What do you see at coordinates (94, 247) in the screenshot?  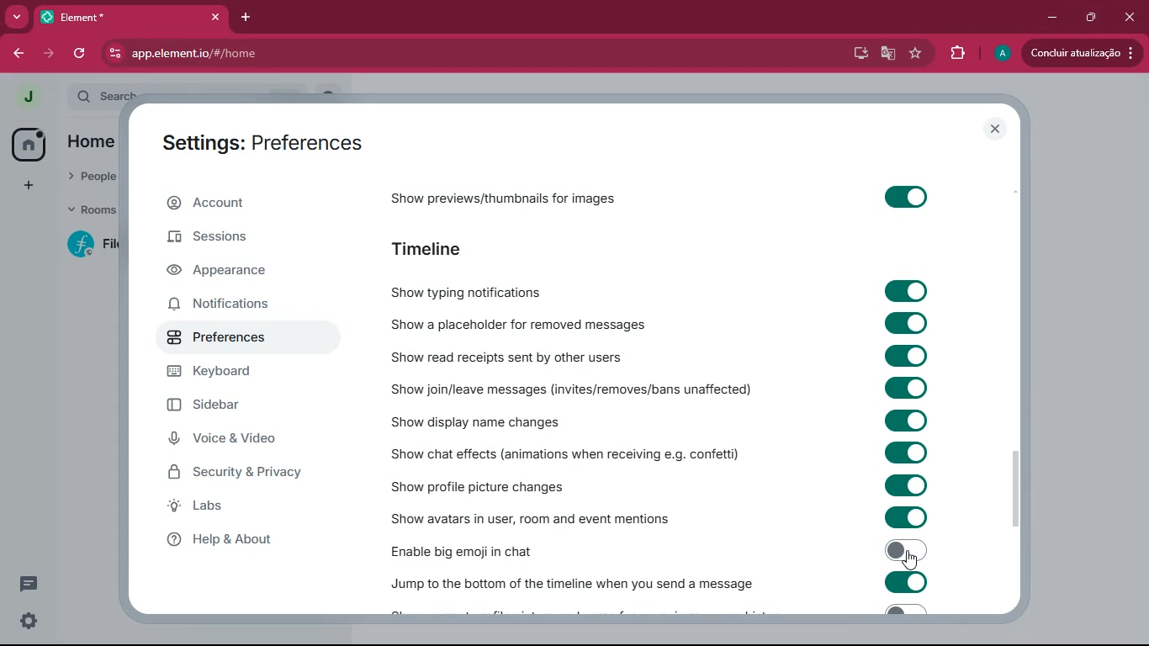 I see `f file` at bounding box center [94, 247].